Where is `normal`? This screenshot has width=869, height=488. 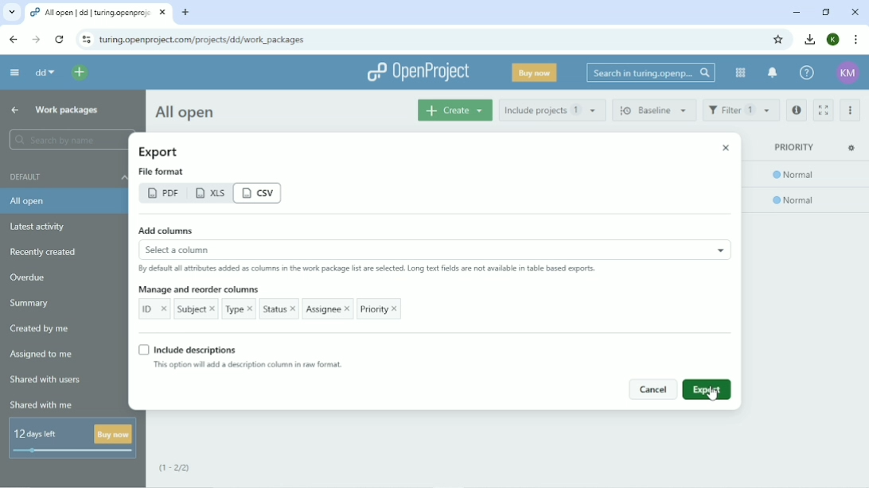
normal is located at coordinates (803, 175).